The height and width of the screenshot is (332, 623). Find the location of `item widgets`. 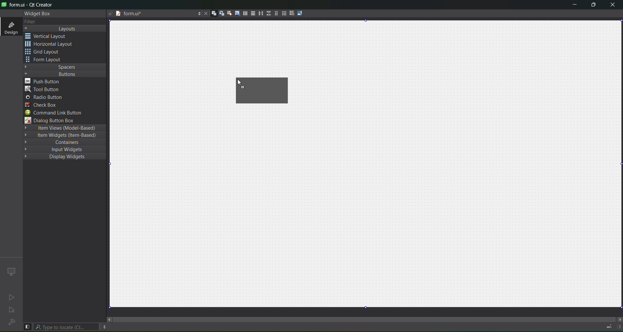

item widgets is located at coordinates (63, 136).